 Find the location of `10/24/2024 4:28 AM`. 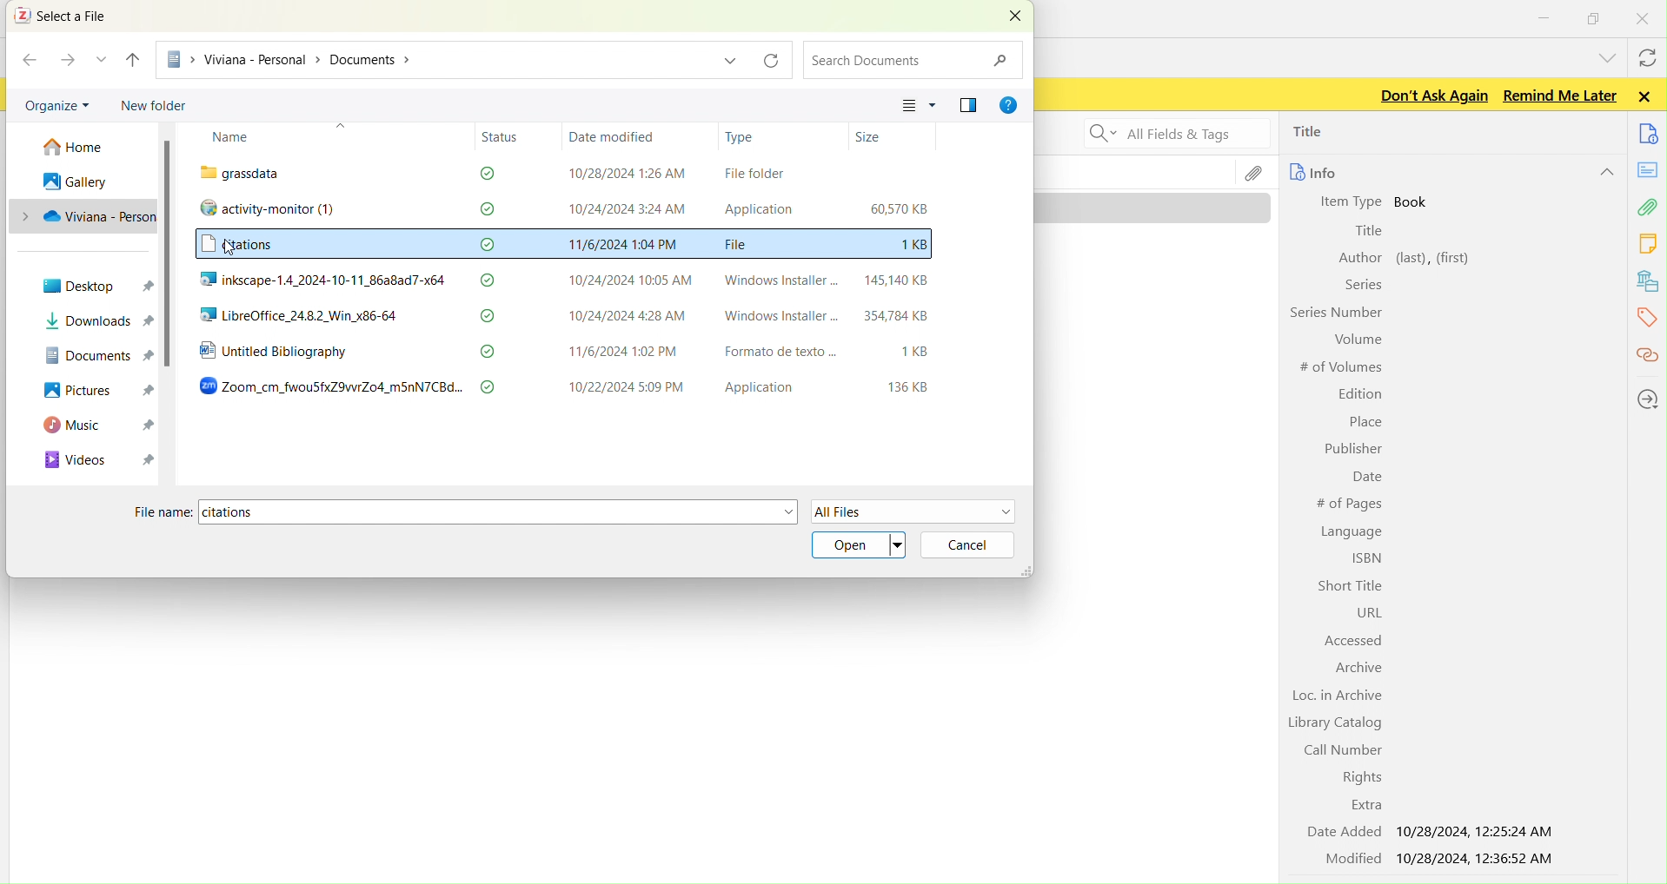

10/24/2024 4:28 AM is located at coordinates (621, 317).